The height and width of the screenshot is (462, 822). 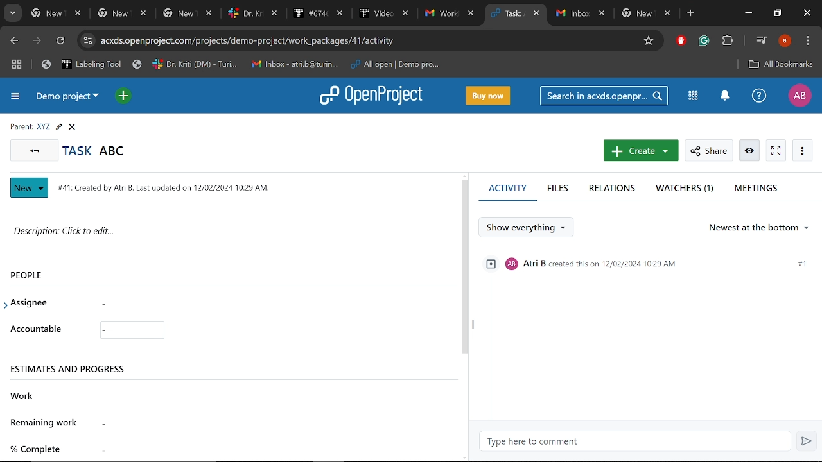 What do you see at coordinates (784, 42) in the screenshot?
I see `Profile` at bounding box center [784, 42].